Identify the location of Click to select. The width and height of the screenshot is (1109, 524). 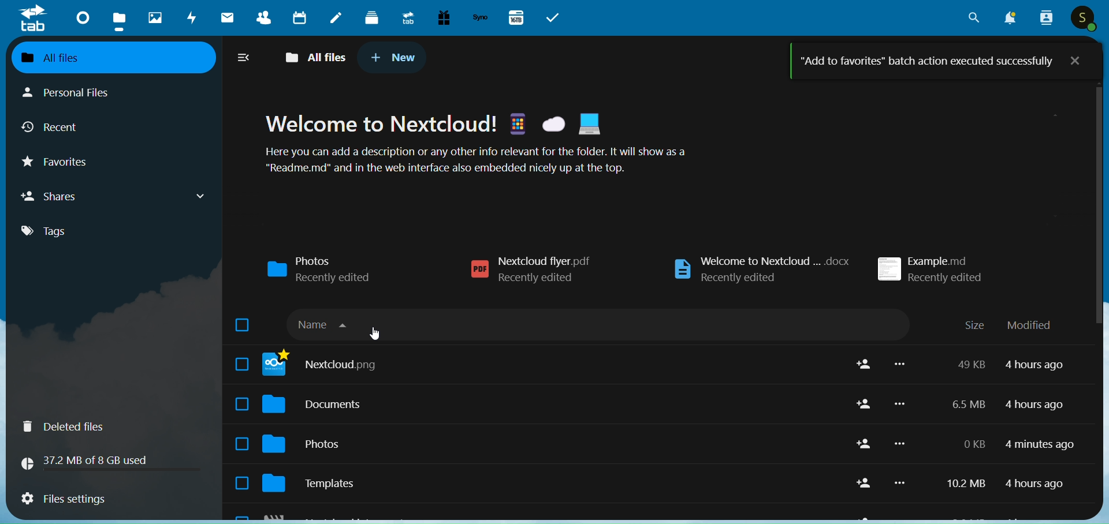
(242, 444).